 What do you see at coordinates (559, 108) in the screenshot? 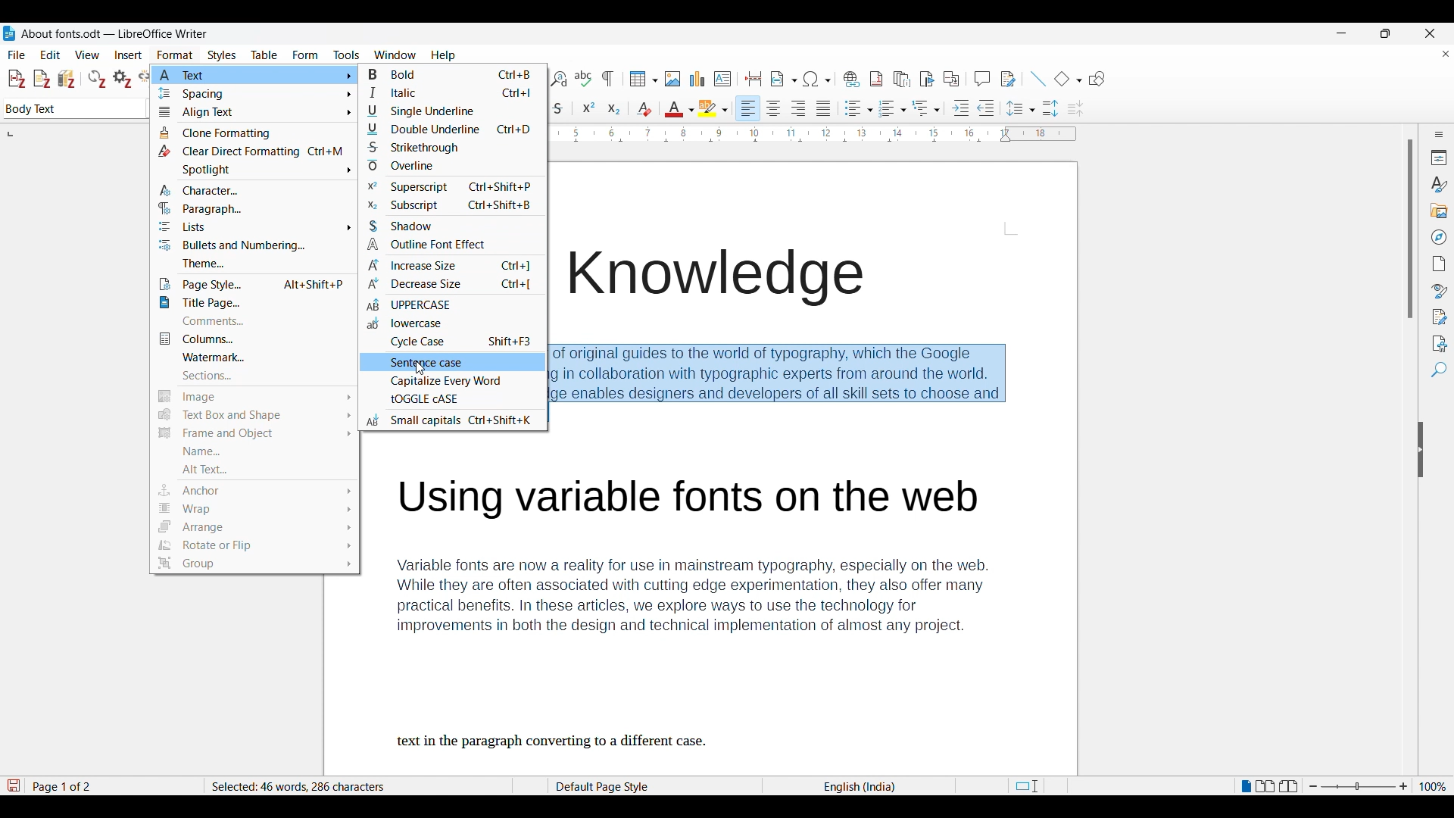
I see `Strike through` at bounding box center [559, 108].